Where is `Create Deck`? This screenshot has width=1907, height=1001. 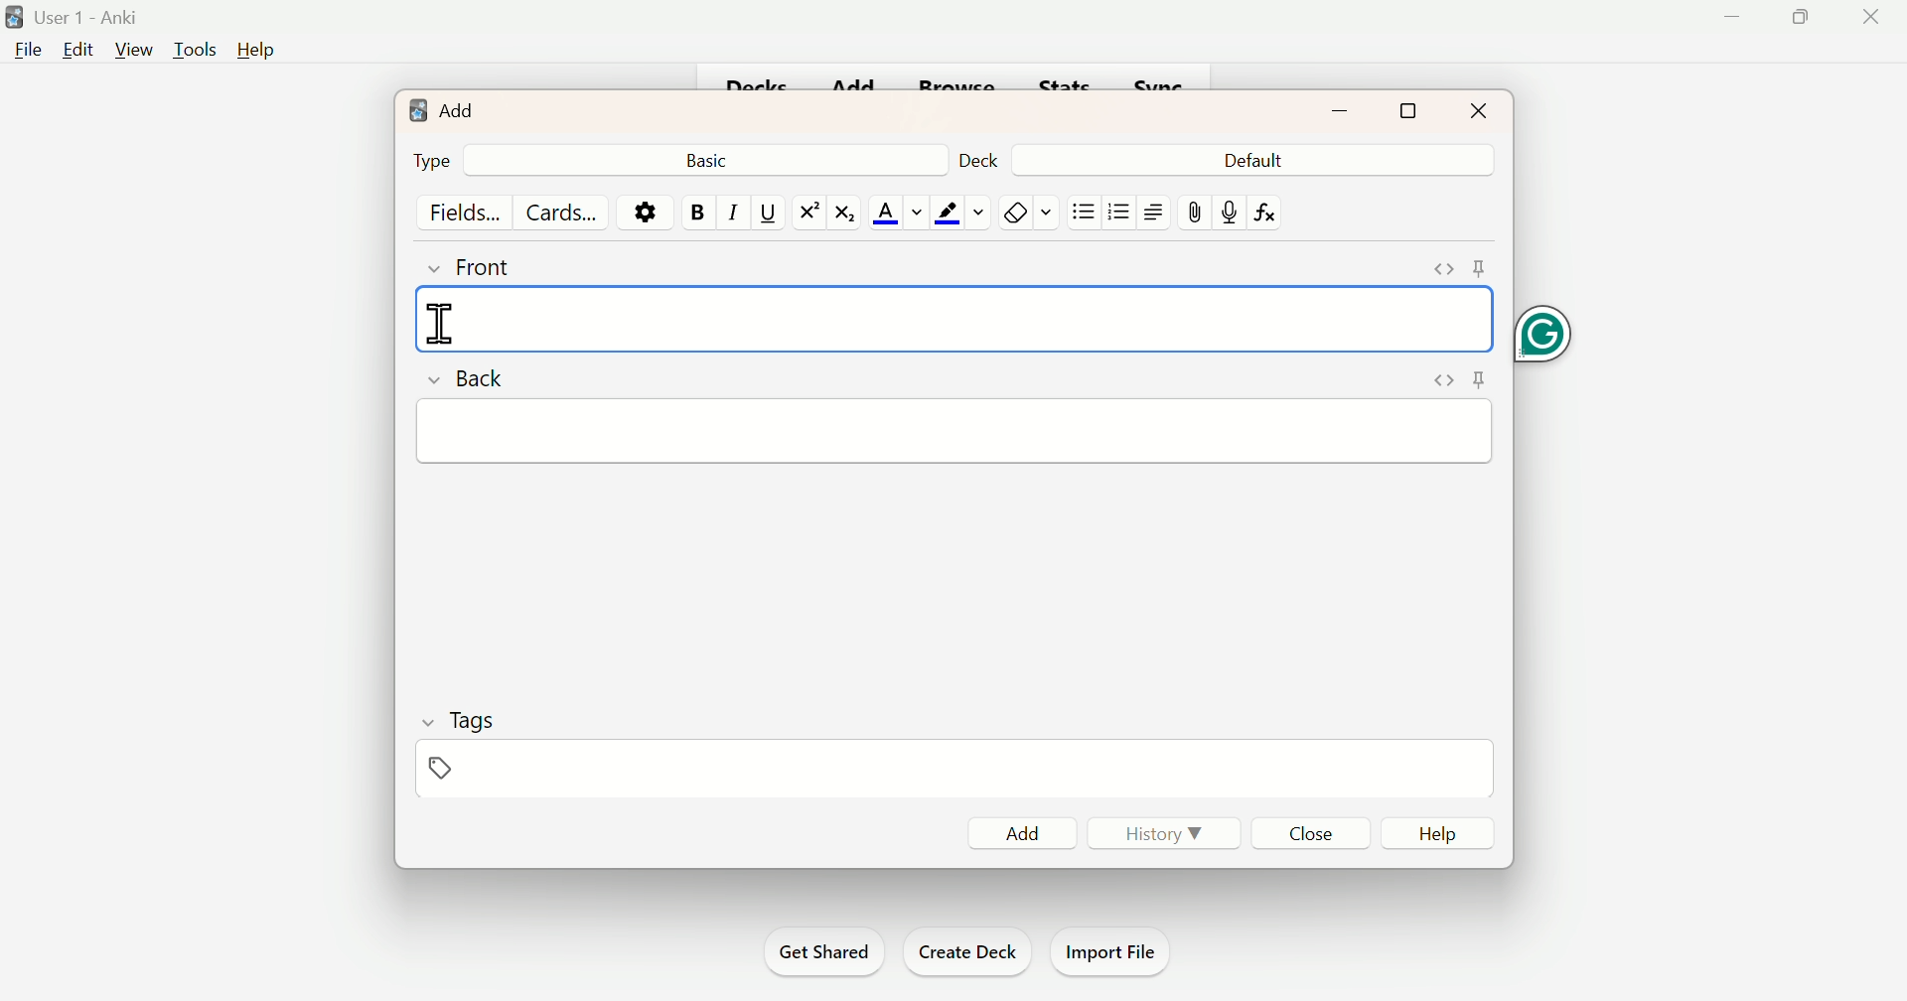
Create Deck is located at coordinates (966, 951).